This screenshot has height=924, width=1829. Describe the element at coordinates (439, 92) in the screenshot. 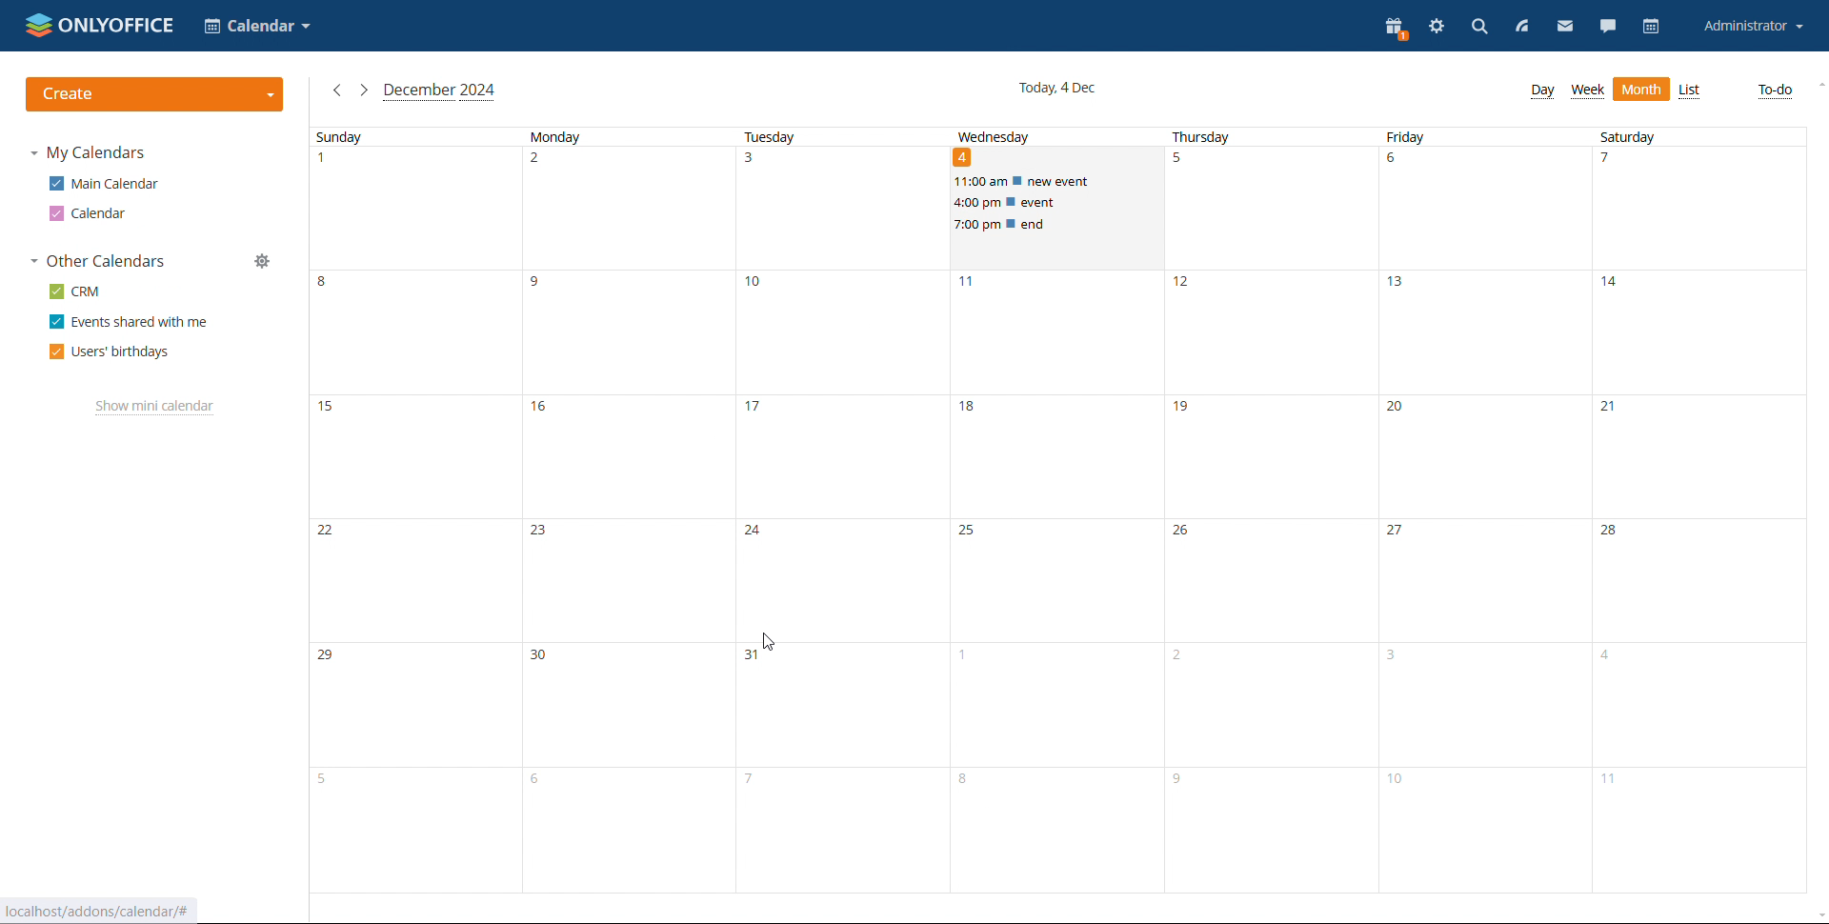

I see `current month` at that location.